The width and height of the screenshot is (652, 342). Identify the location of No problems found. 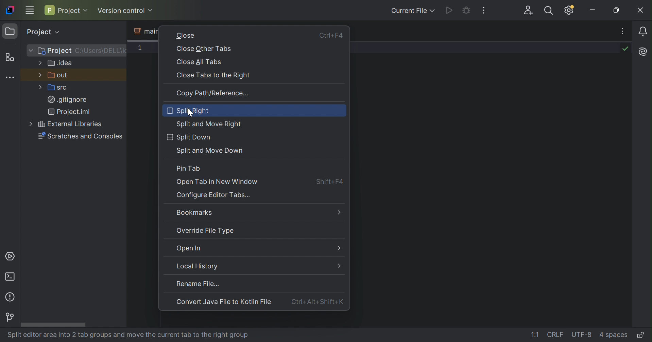
(625, 48).